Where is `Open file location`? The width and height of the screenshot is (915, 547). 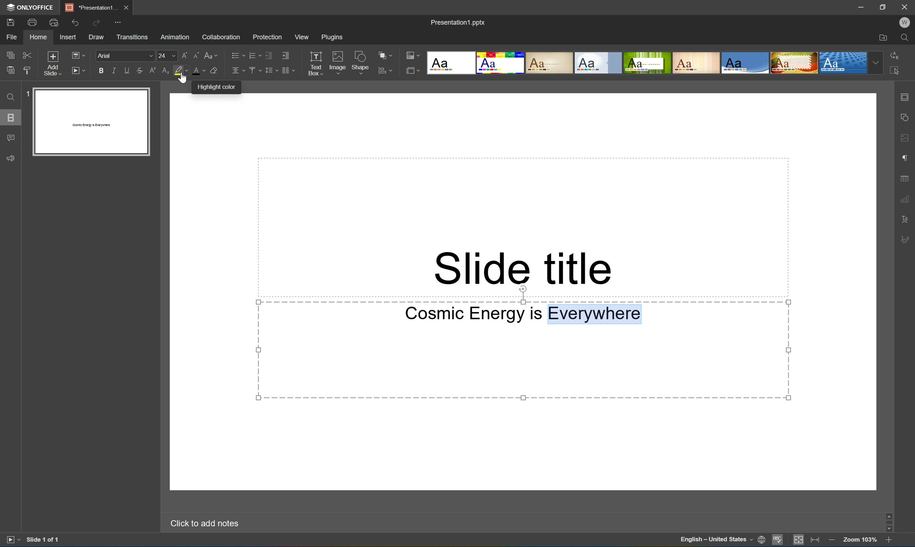 Open file location is located at coordinates (883, 37).